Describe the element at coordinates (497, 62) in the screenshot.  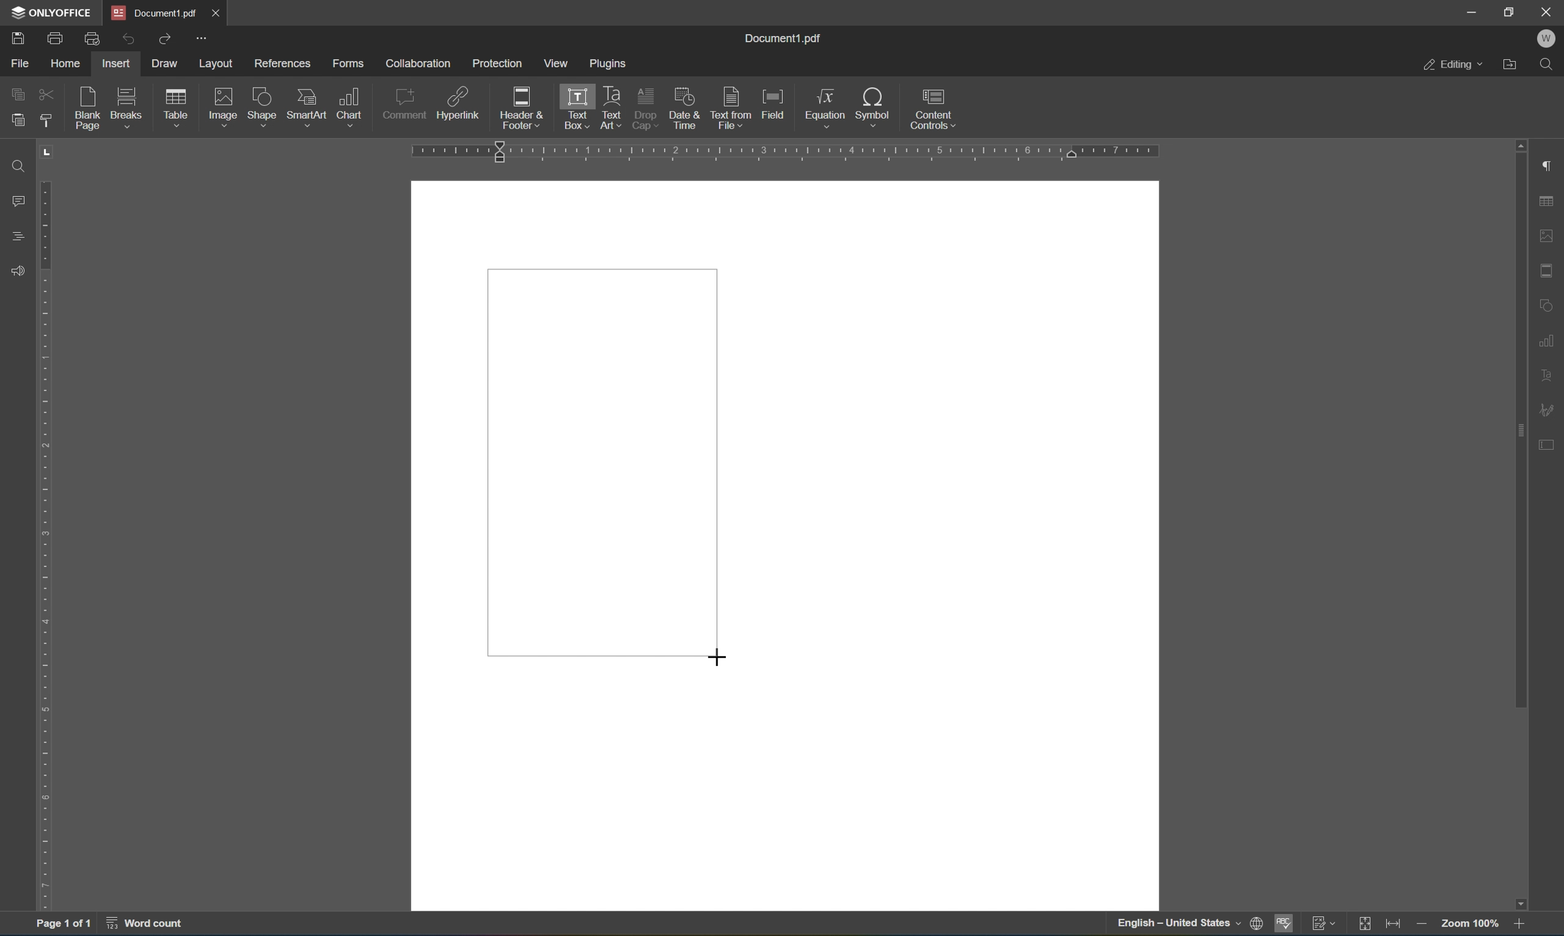
I see `protection` at that location.